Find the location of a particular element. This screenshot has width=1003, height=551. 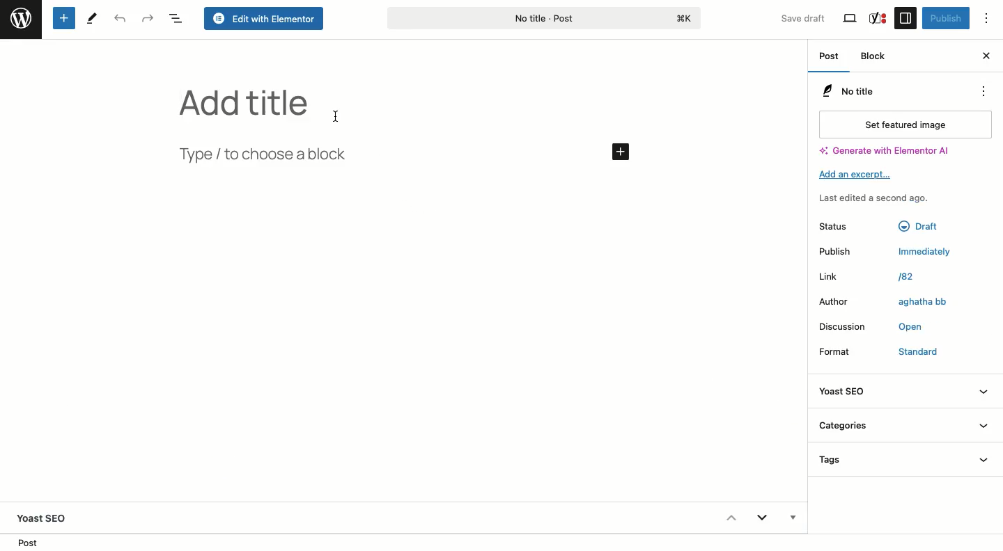

Post is located at coordinates (32, 542).